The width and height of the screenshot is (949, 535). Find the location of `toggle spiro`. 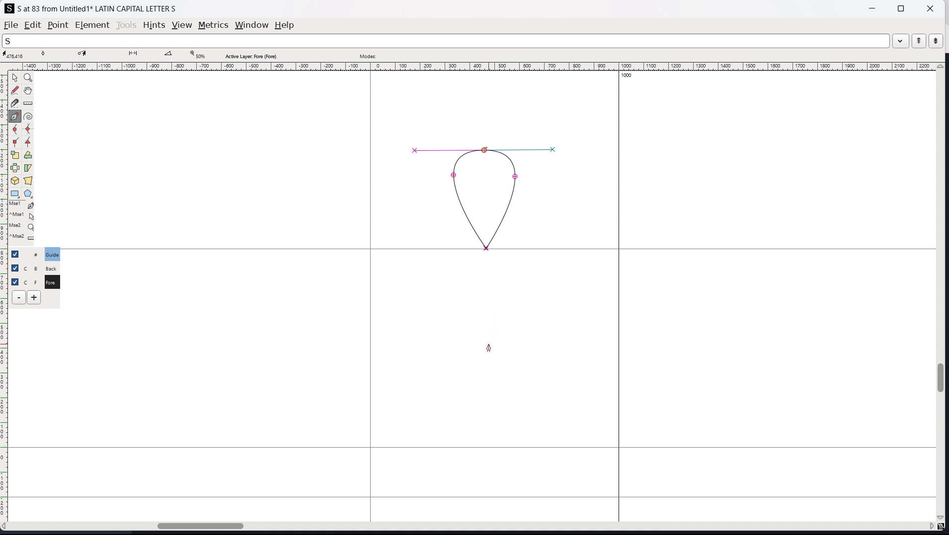

toggle spiro is located at coordinates (28, 116).